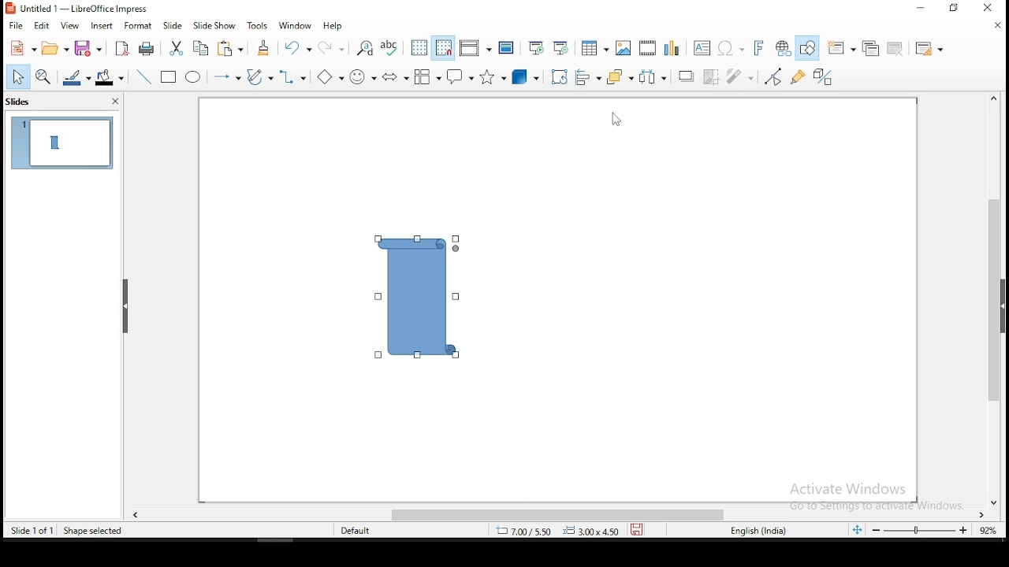 Image resolution: width=1009 pixels, height=567 pixels. What do you see at coordinates (216, 27) in the screenshot?
I see `slide show` at bounding box center [216, 27].